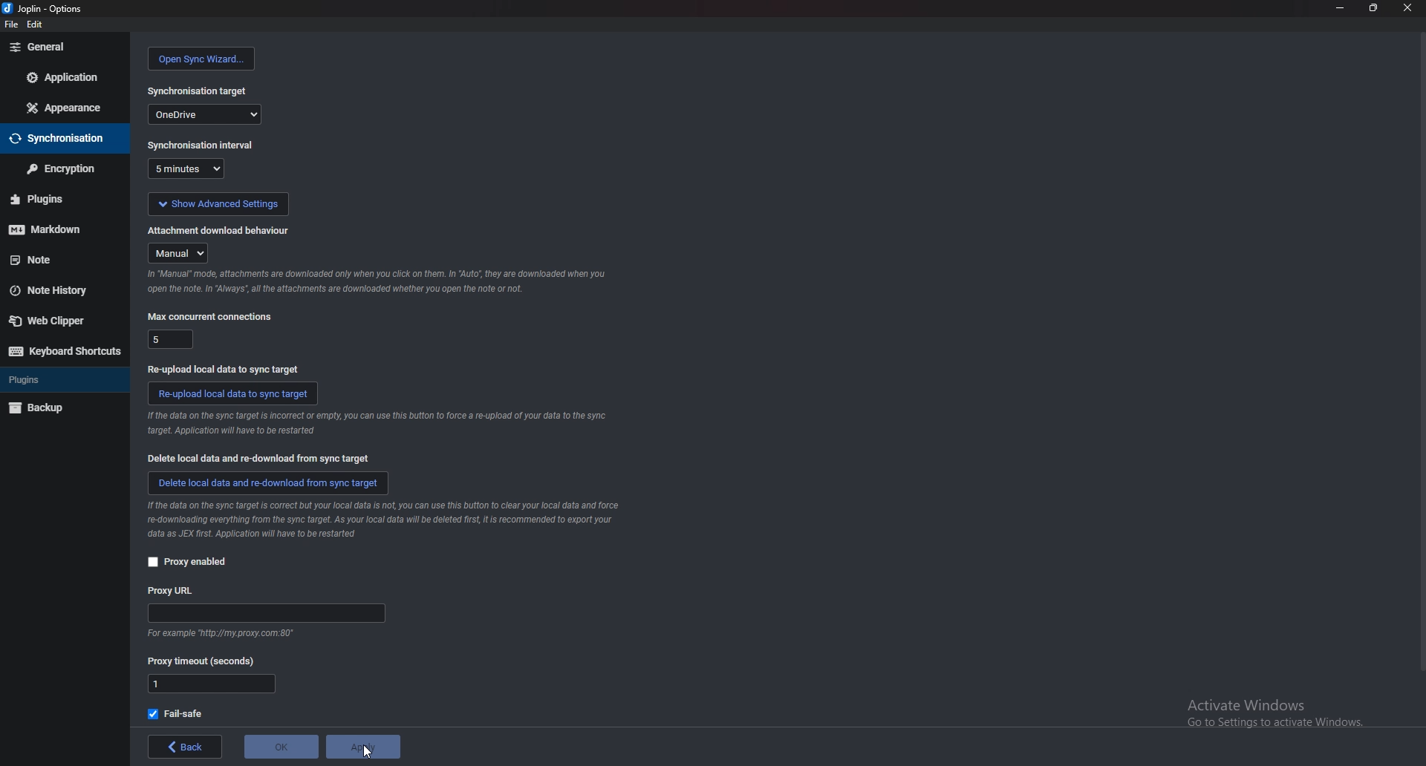  I want to click on resize, so click(1370, 7).